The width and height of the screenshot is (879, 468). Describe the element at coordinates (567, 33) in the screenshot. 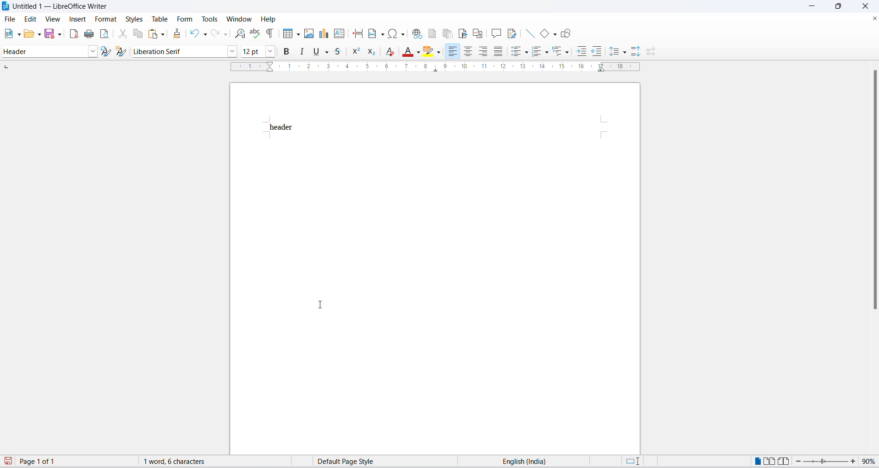

I see `draw shapes tool` at that location.